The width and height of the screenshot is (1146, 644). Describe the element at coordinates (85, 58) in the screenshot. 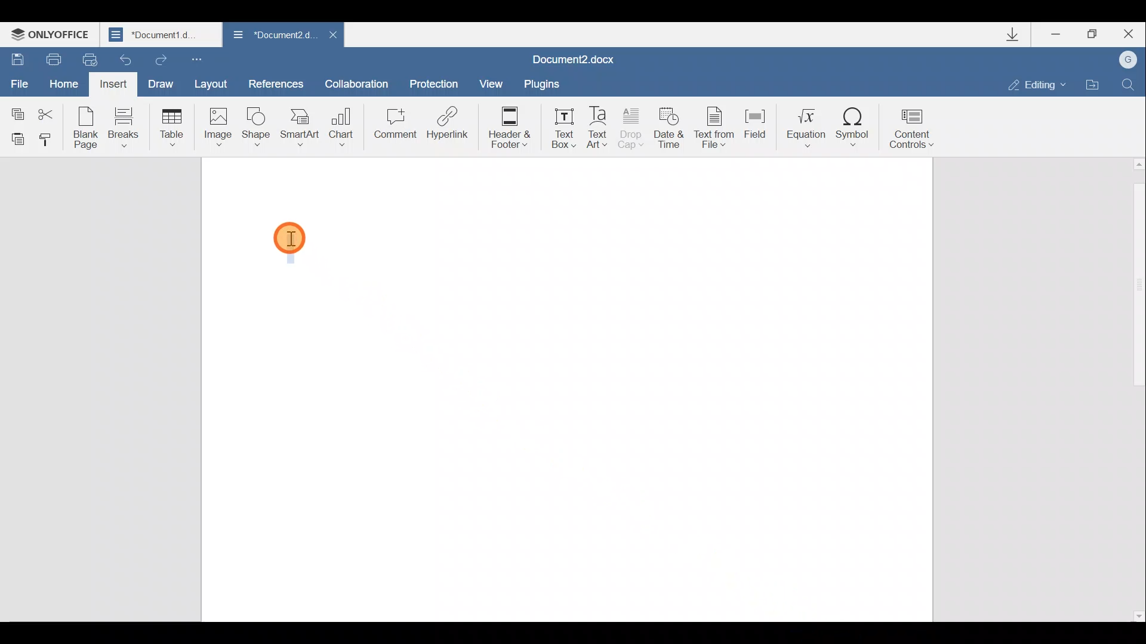

I see `Quick print` at that location.